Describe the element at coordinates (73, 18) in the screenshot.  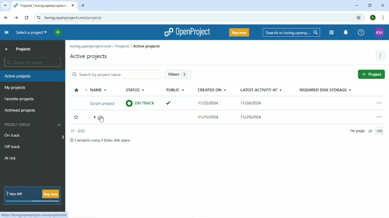
I see `Site` at that location.